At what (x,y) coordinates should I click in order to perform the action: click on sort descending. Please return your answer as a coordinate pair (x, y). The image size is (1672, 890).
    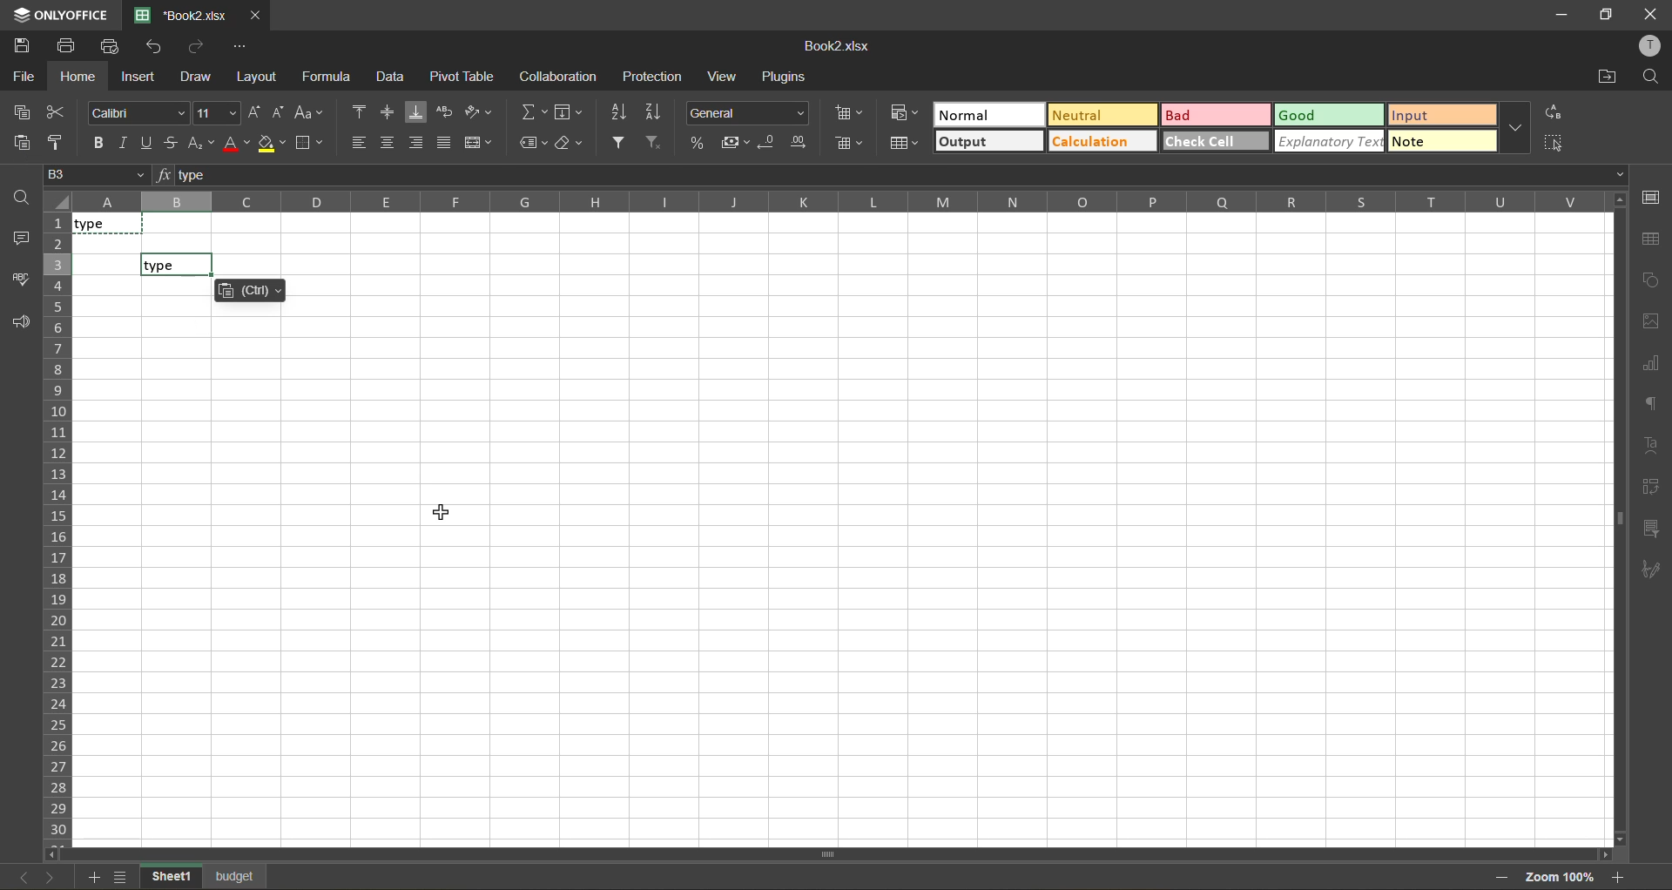
    Looking at the image, I should click on (653, 111).